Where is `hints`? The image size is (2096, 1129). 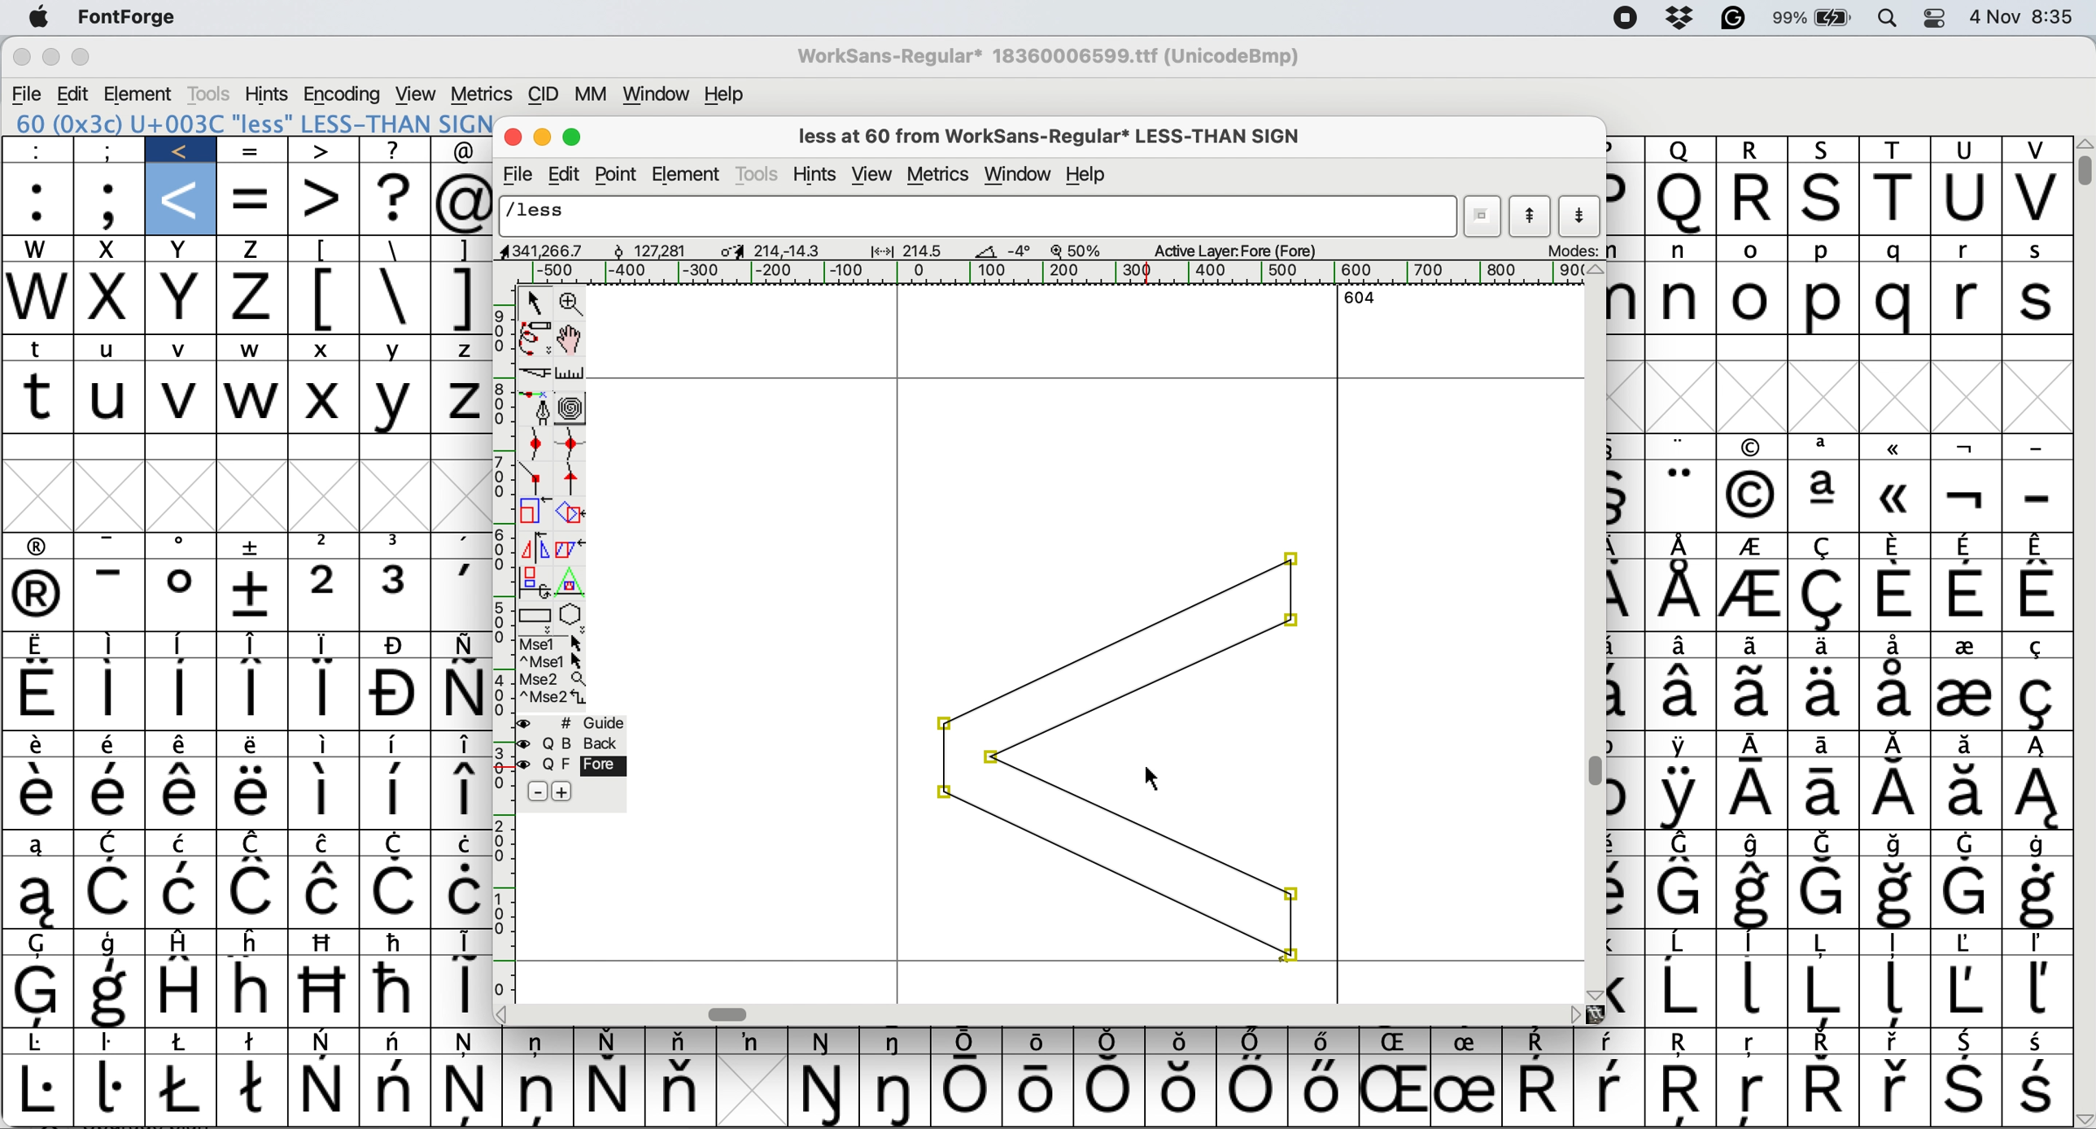
hints is located at coordinates (267, 94).